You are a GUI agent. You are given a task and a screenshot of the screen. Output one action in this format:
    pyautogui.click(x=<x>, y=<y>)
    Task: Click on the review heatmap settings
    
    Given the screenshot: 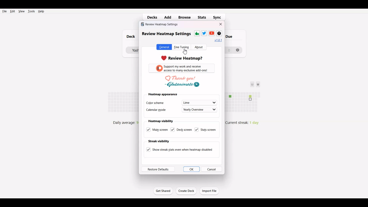 What is the action you would take?
    pyautogui.click(x=166, y=34)
    